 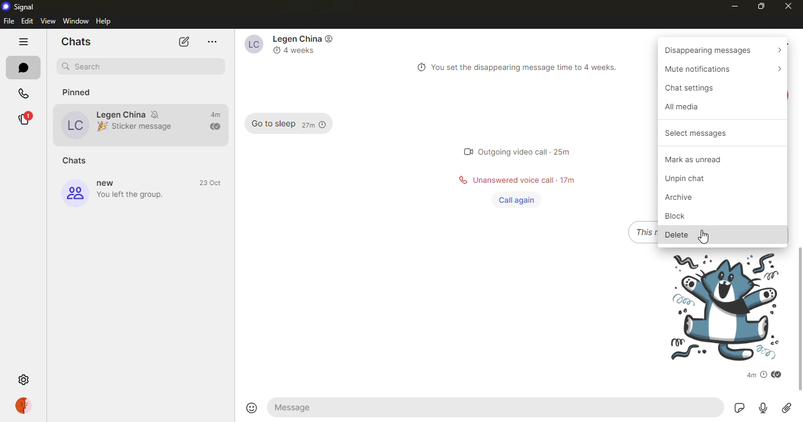 I want to click on Sticker message, so click(x=146, y=126).